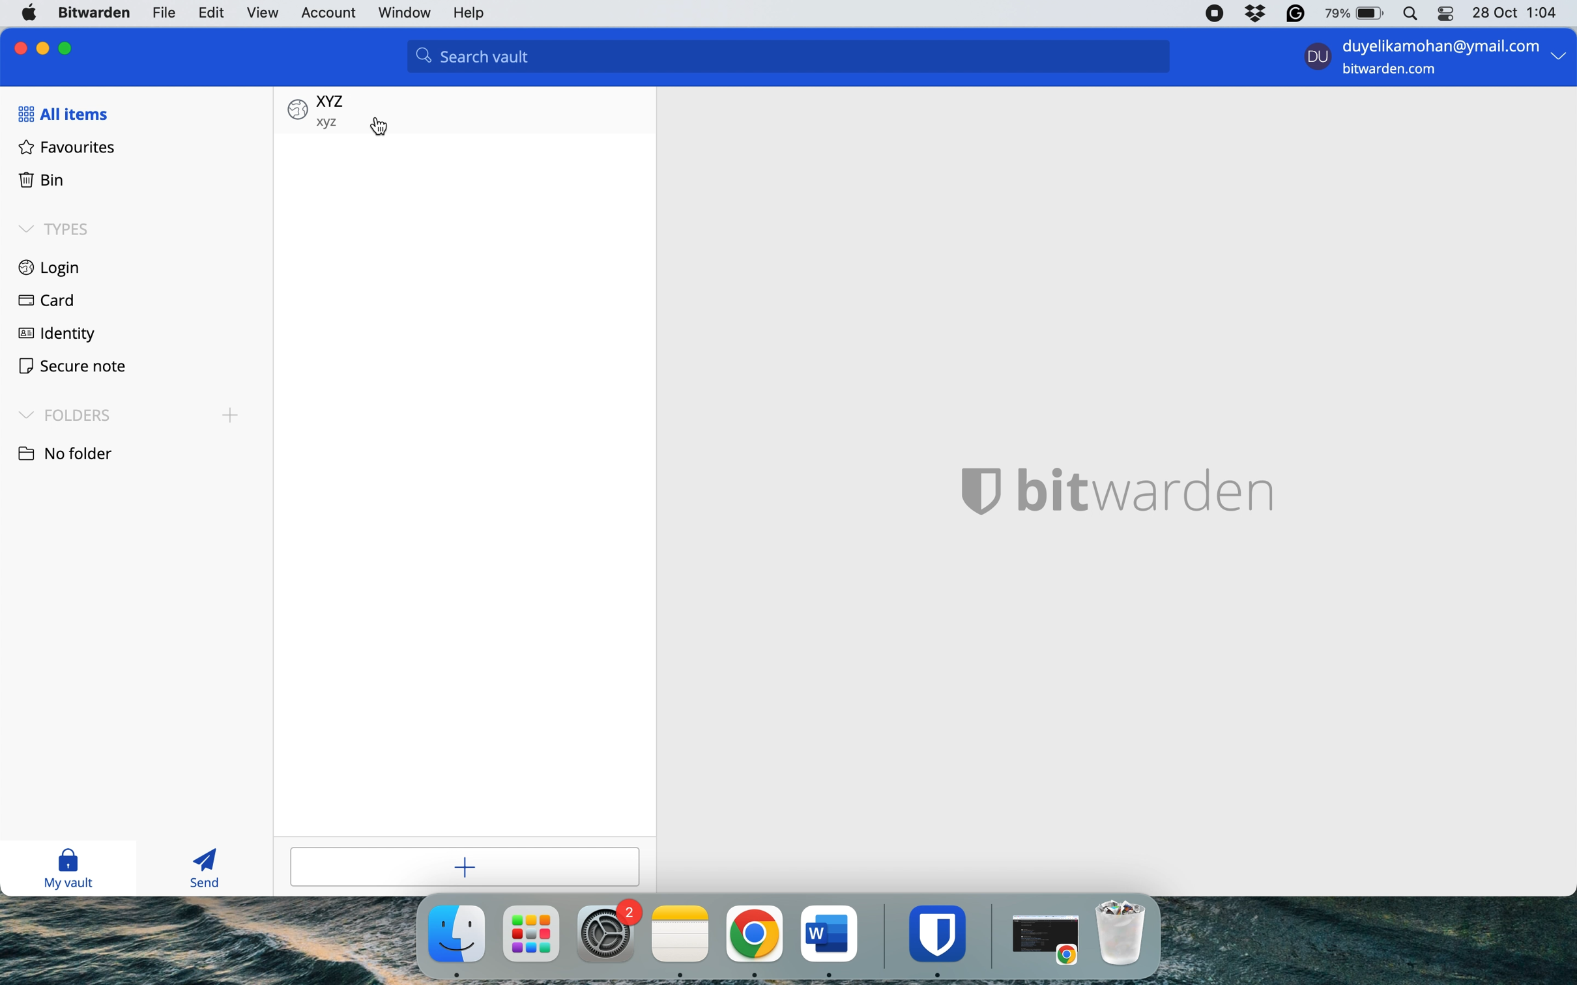  Describe the element at coordinates (1518, 12) in the screenshot. I see `date and time` at that location.